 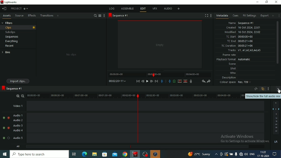 What do you see at coordinates (191, 81) in the screenshot?
I see `Record a voice-over` at bounding box center [191, 81].